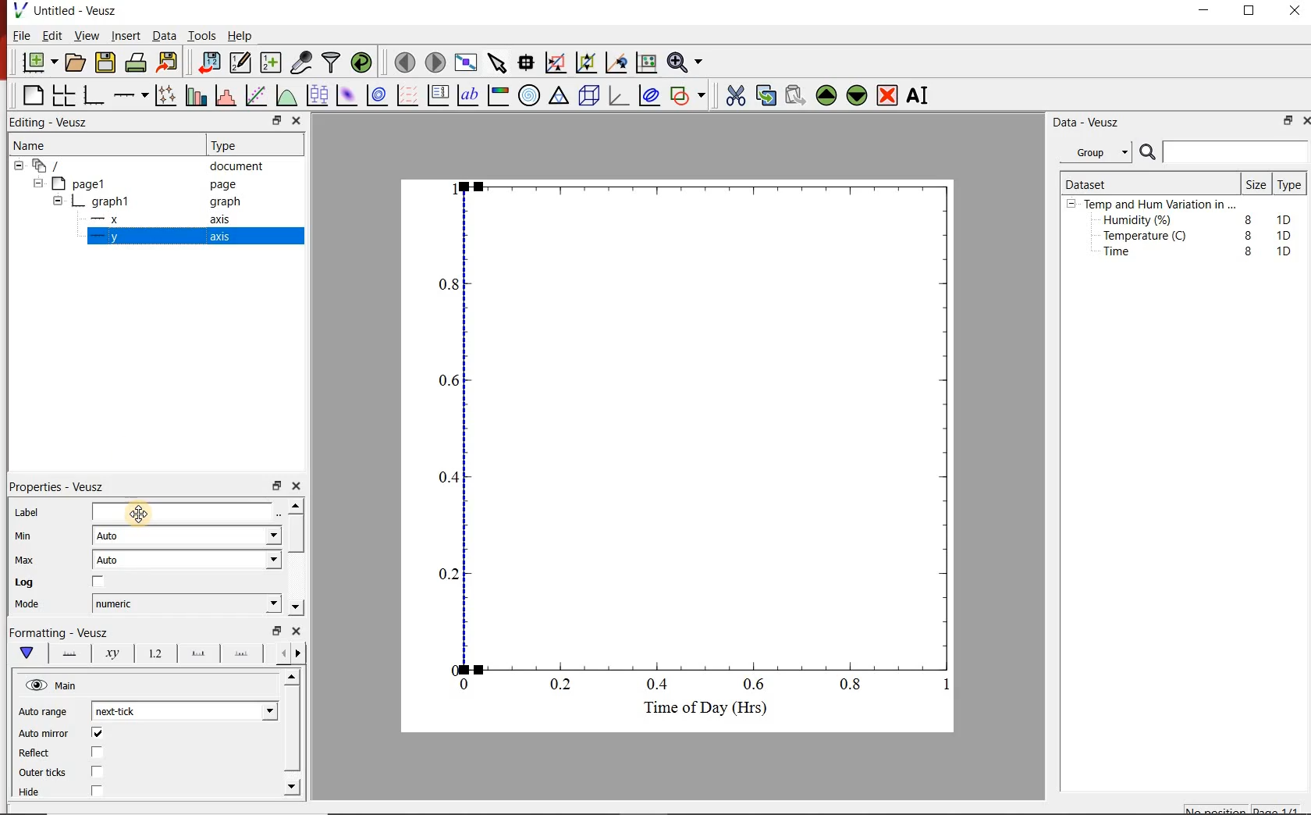  What do you see at coordinates (1249, 251) in the screenshot?
I see `8` at bounding box center [1249, 251].